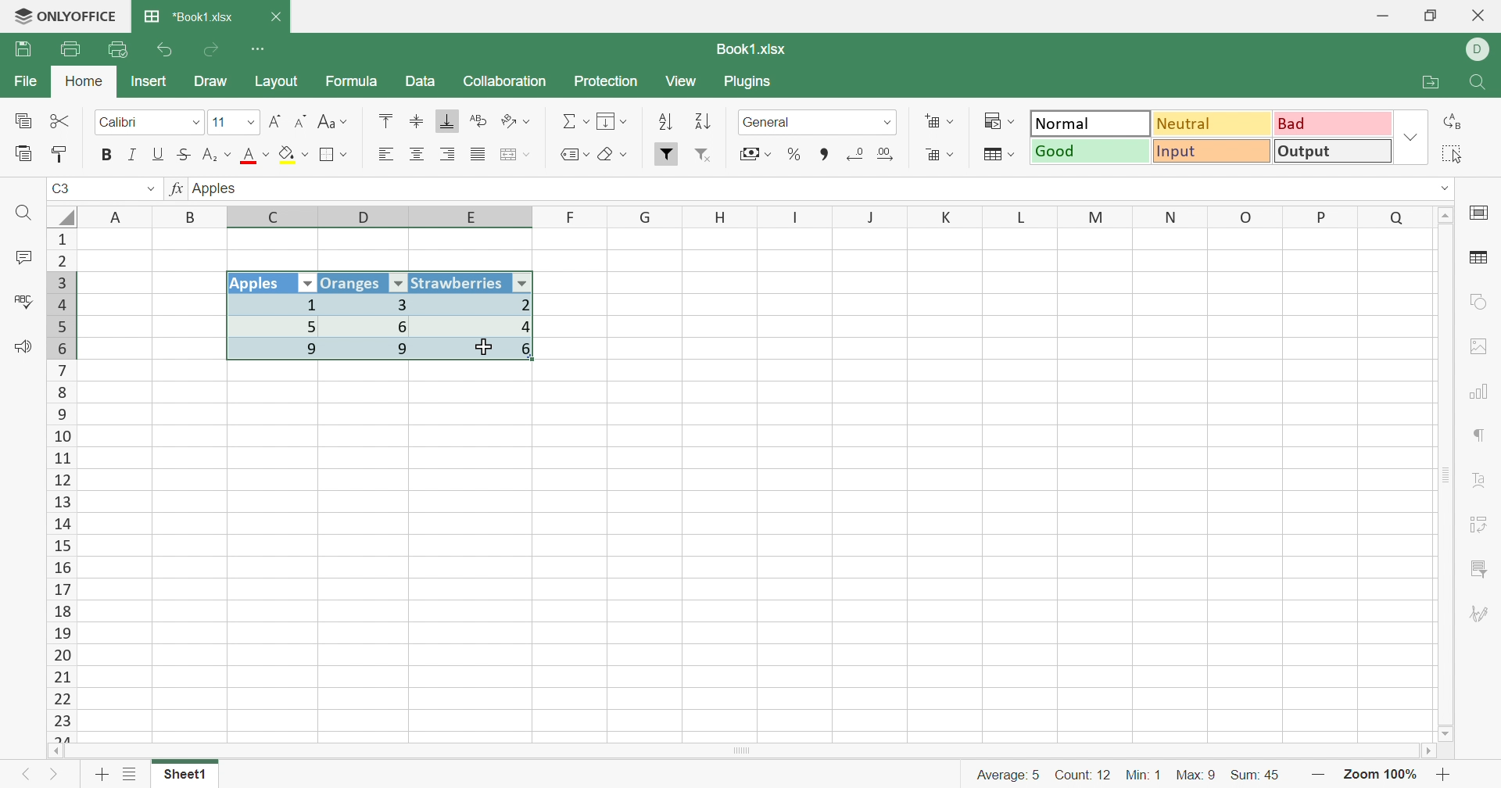 The height and width of the screenshot is (788, 1501). I want to click on Cut, so click(60, 120).